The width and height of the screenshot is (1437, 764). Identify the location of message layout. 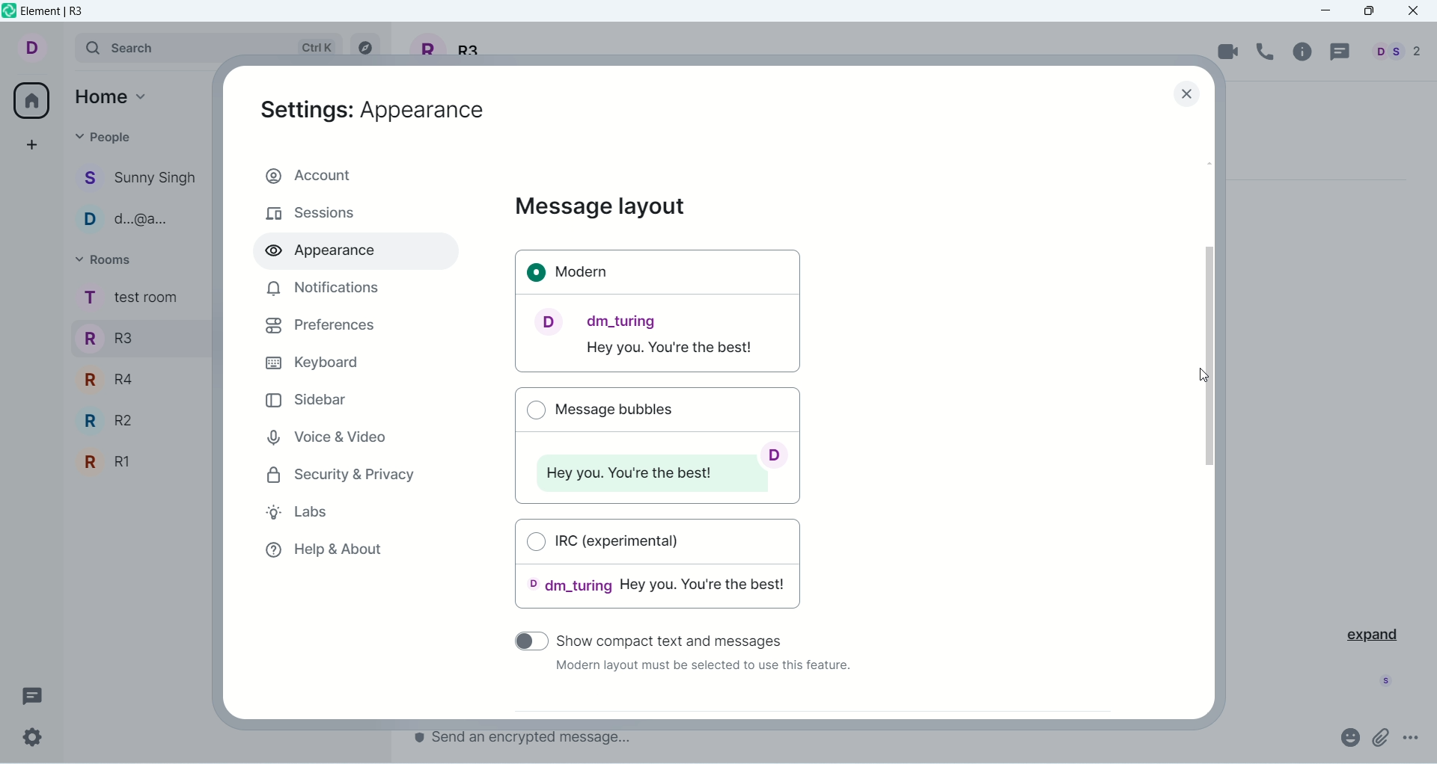
(600, 207).